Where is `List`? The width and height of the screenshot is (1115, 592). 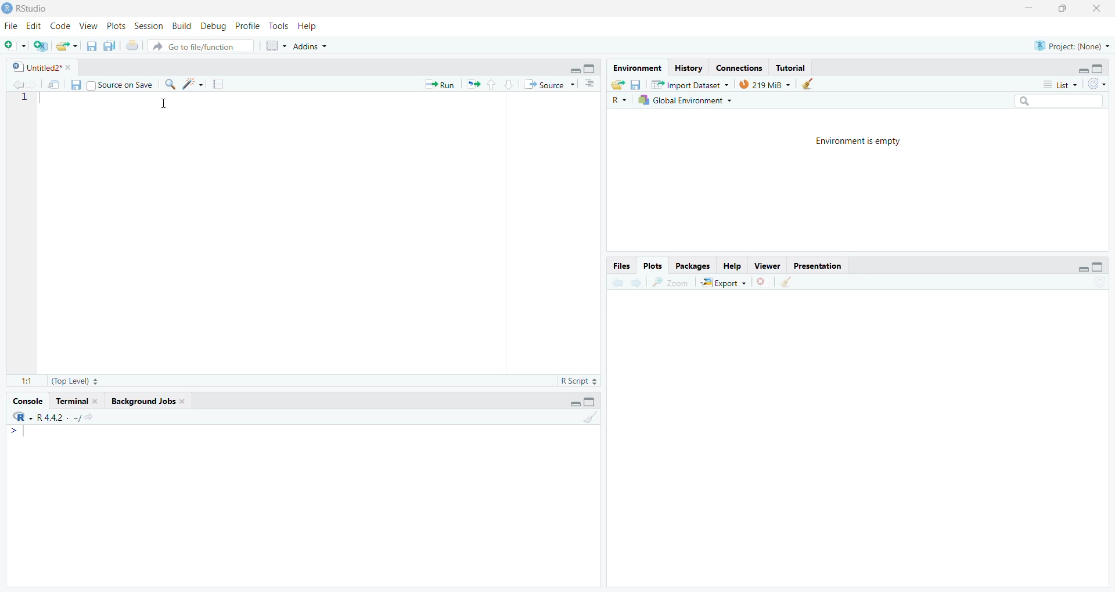
List is located at coordinates (1060, 84).